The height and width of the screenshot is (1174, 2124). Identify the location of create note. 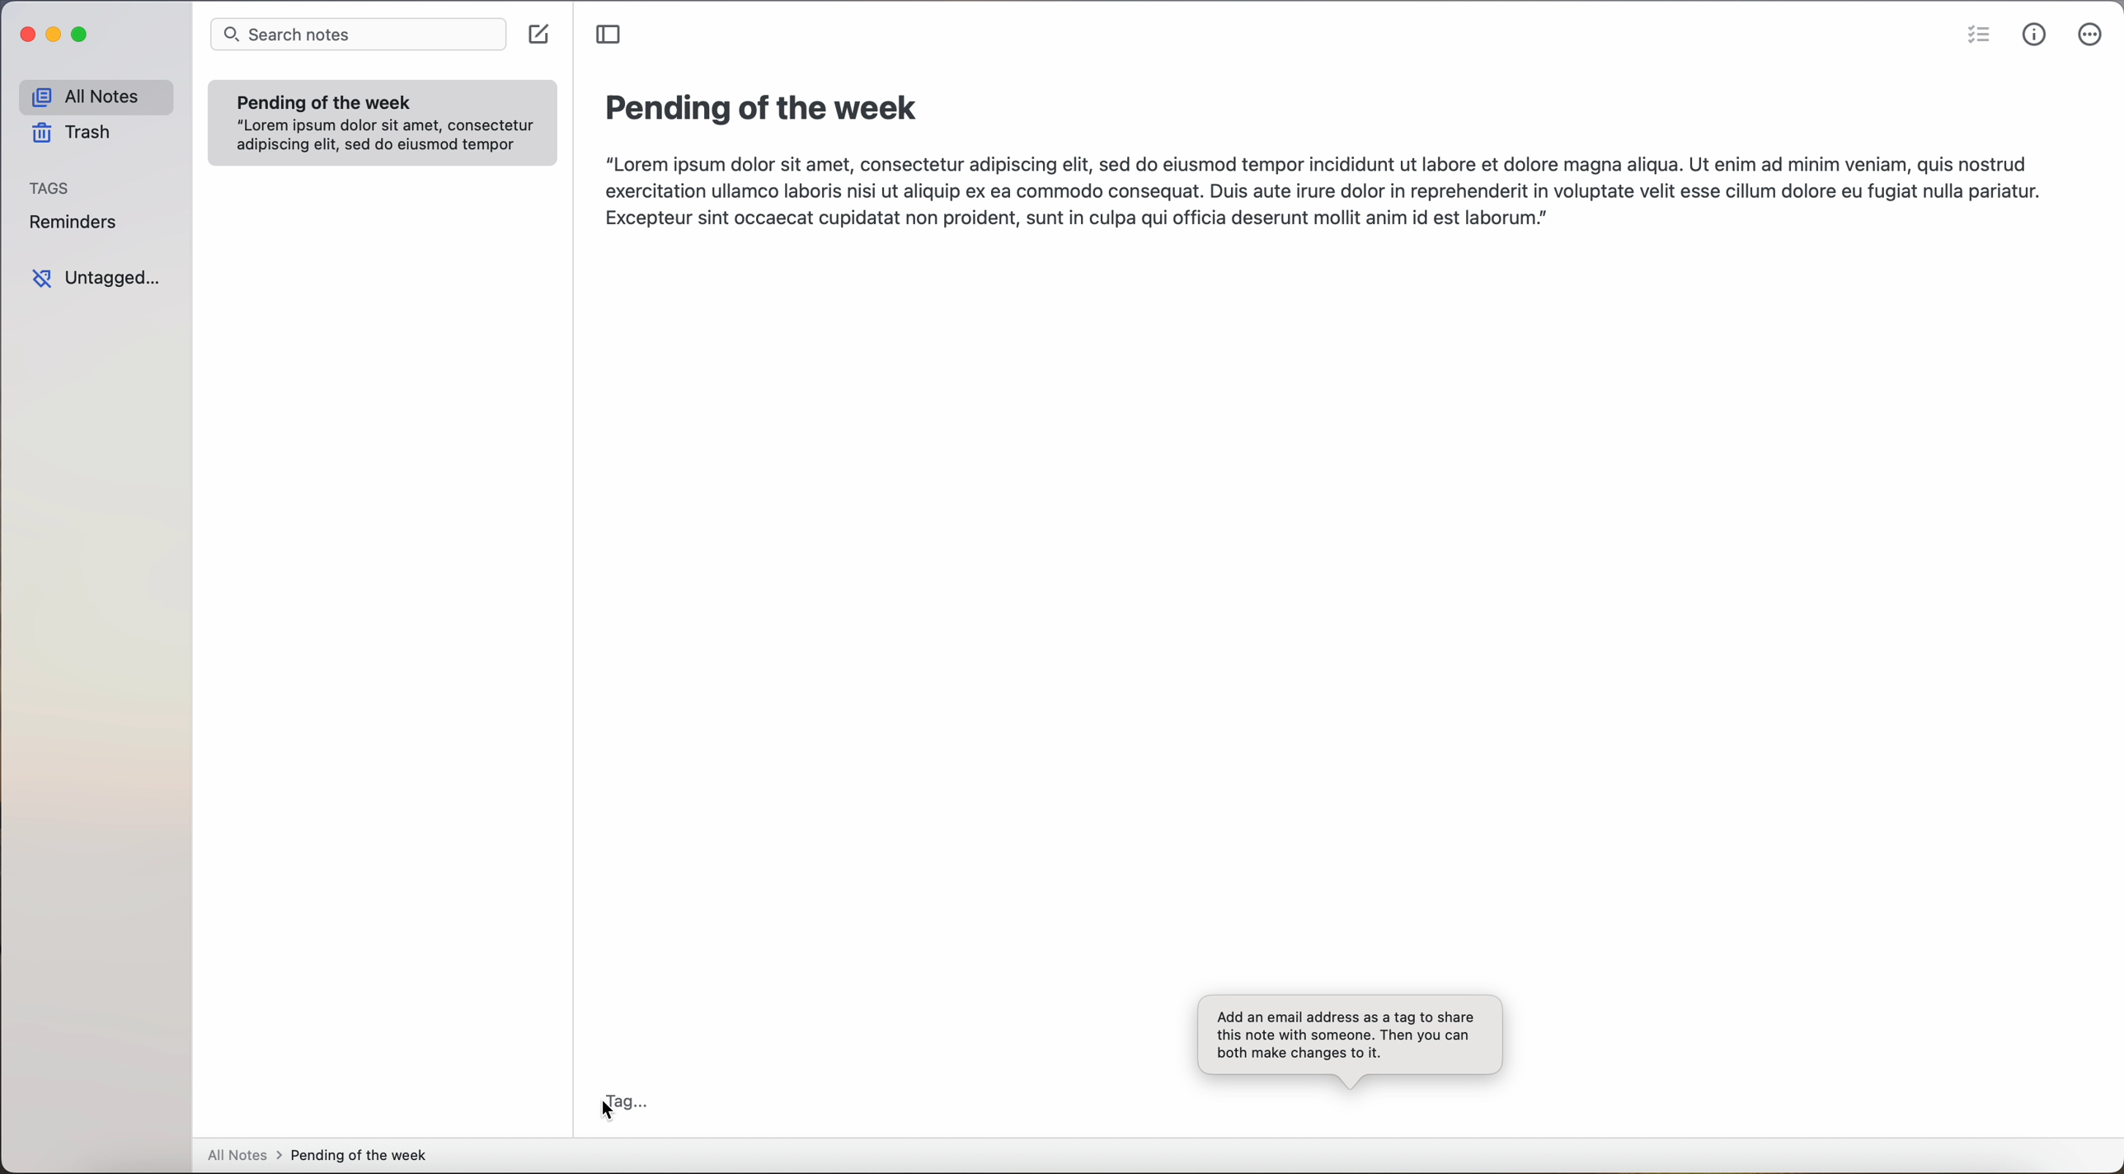
(542, 35).